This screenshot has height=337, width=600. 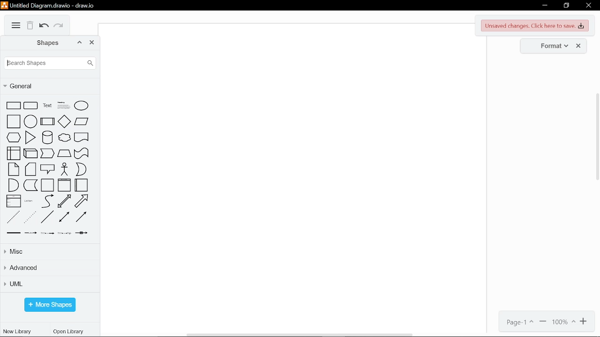 I want to click on or, so click(x=81, y=169).